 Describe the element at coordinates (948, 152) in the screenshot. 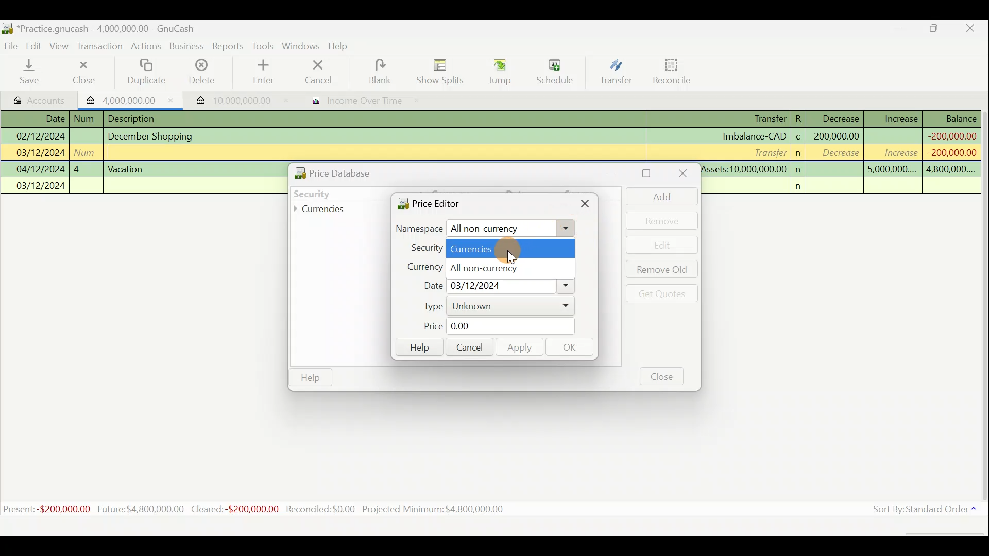

I see `-200,000,000` at that location.